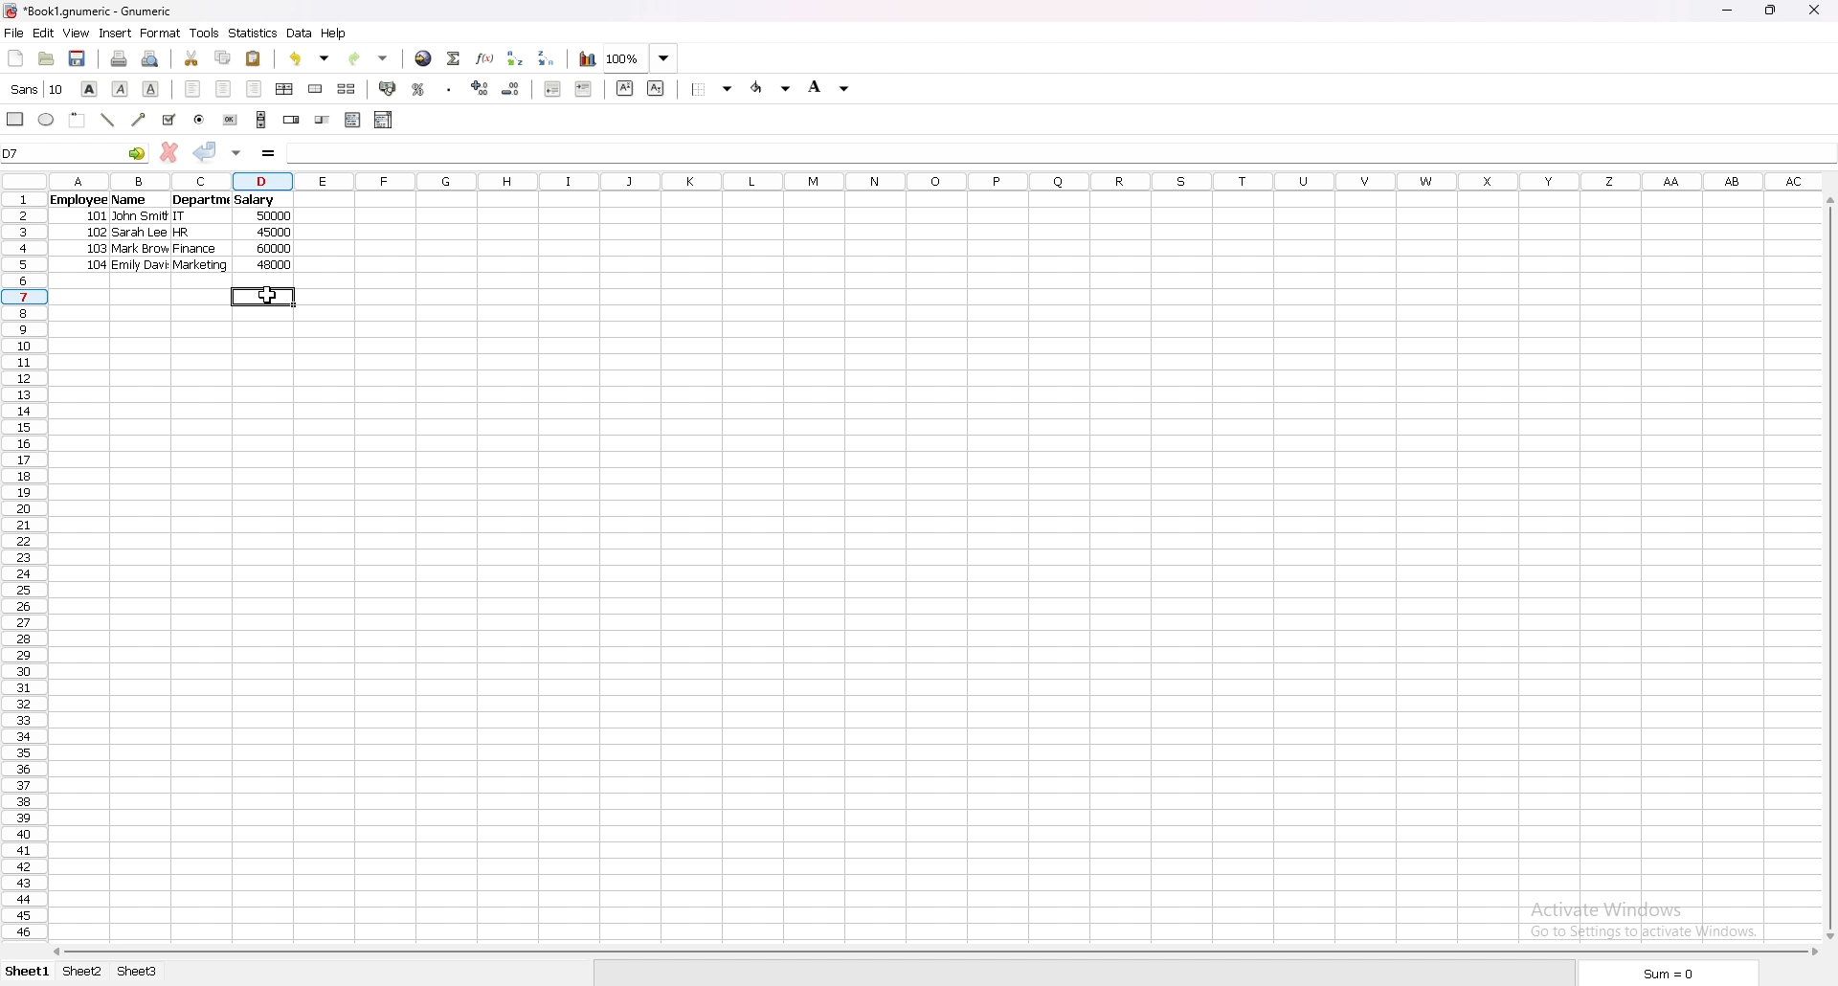 The height and width of the screenshot is (986, 1838). Describe the element at coordinates (276, 249) in the screenshot. I see `60000` at that location.